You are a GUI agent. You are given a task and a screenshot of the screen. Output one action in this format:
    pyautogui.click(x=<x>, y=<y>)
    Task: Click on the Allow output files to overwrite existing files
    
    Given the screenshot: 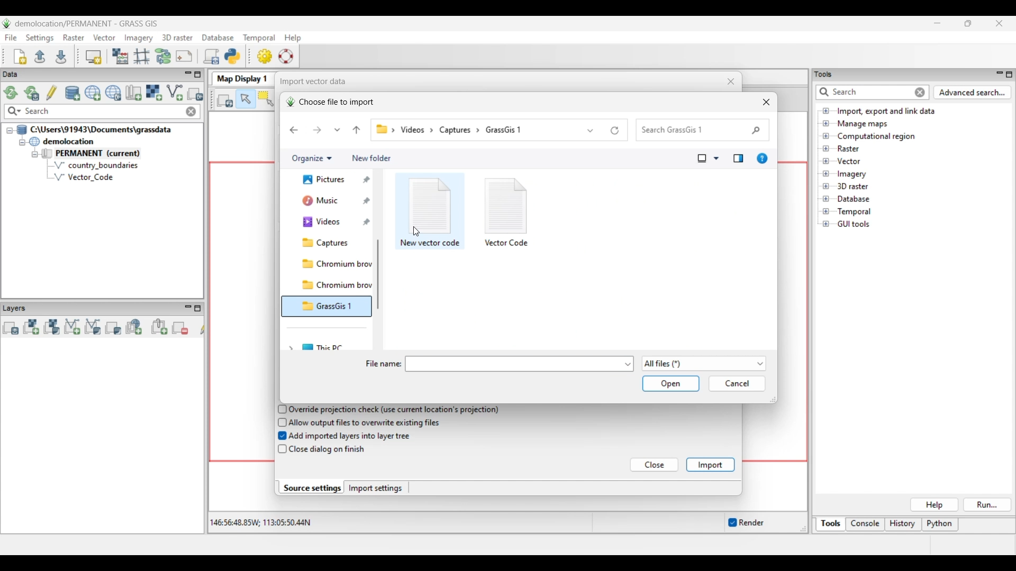 What is the action you would take?
    pyautogui.click(x=366, y=422)
    